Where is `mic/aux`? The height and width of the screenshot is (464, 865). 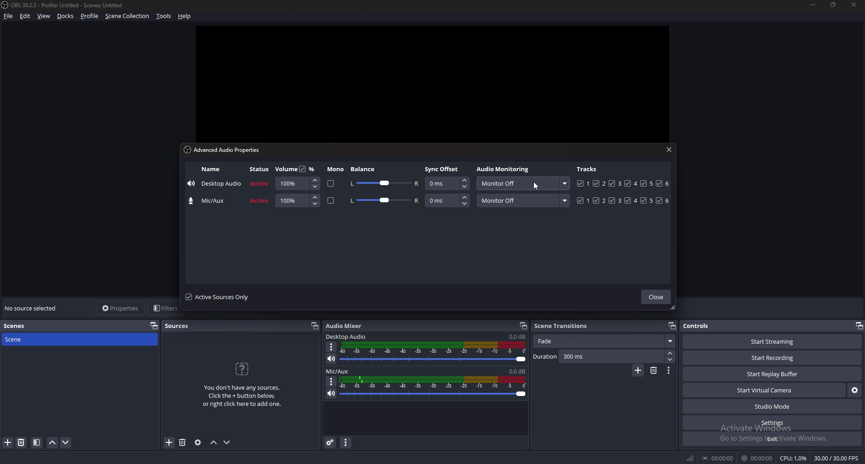 mic/aux is located at coordinates (338, 371).